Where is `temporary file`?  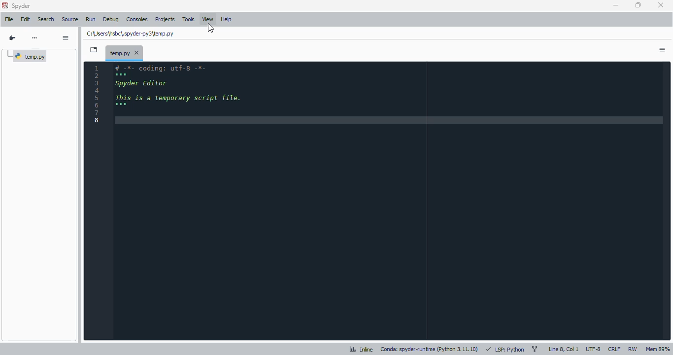
temporary file is located at coordinates (125, 53).